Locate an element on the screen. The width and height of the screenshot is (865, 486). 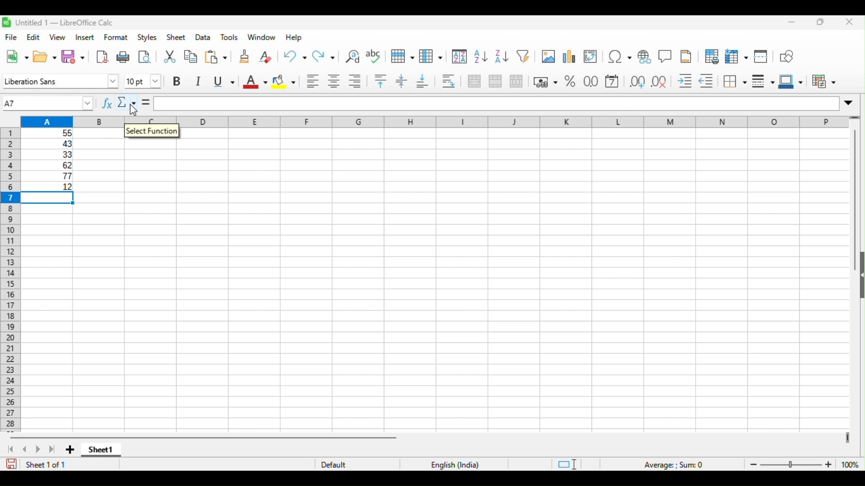
column is located at coordinates (431, 57).